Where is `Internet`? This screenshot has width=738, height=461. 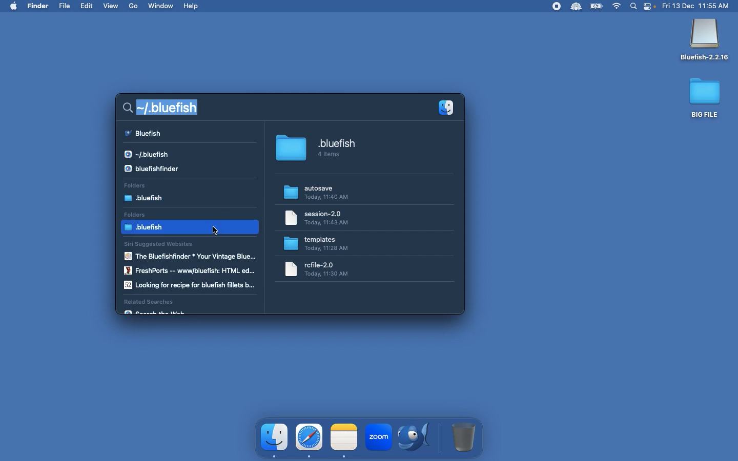 Internet is located at coordinates (617, 7).